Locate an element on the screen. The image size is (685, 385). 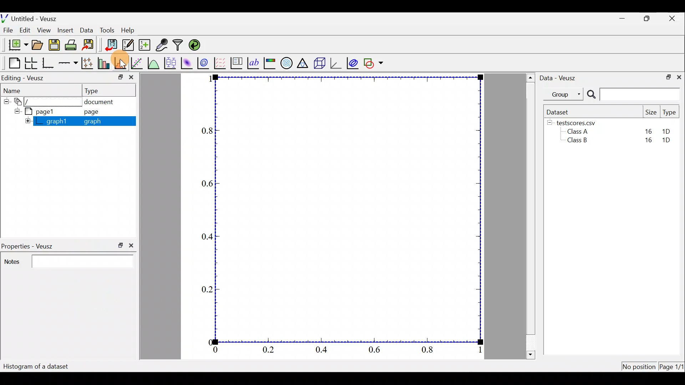
Import data into veusz is located at coordinates (111, 45).